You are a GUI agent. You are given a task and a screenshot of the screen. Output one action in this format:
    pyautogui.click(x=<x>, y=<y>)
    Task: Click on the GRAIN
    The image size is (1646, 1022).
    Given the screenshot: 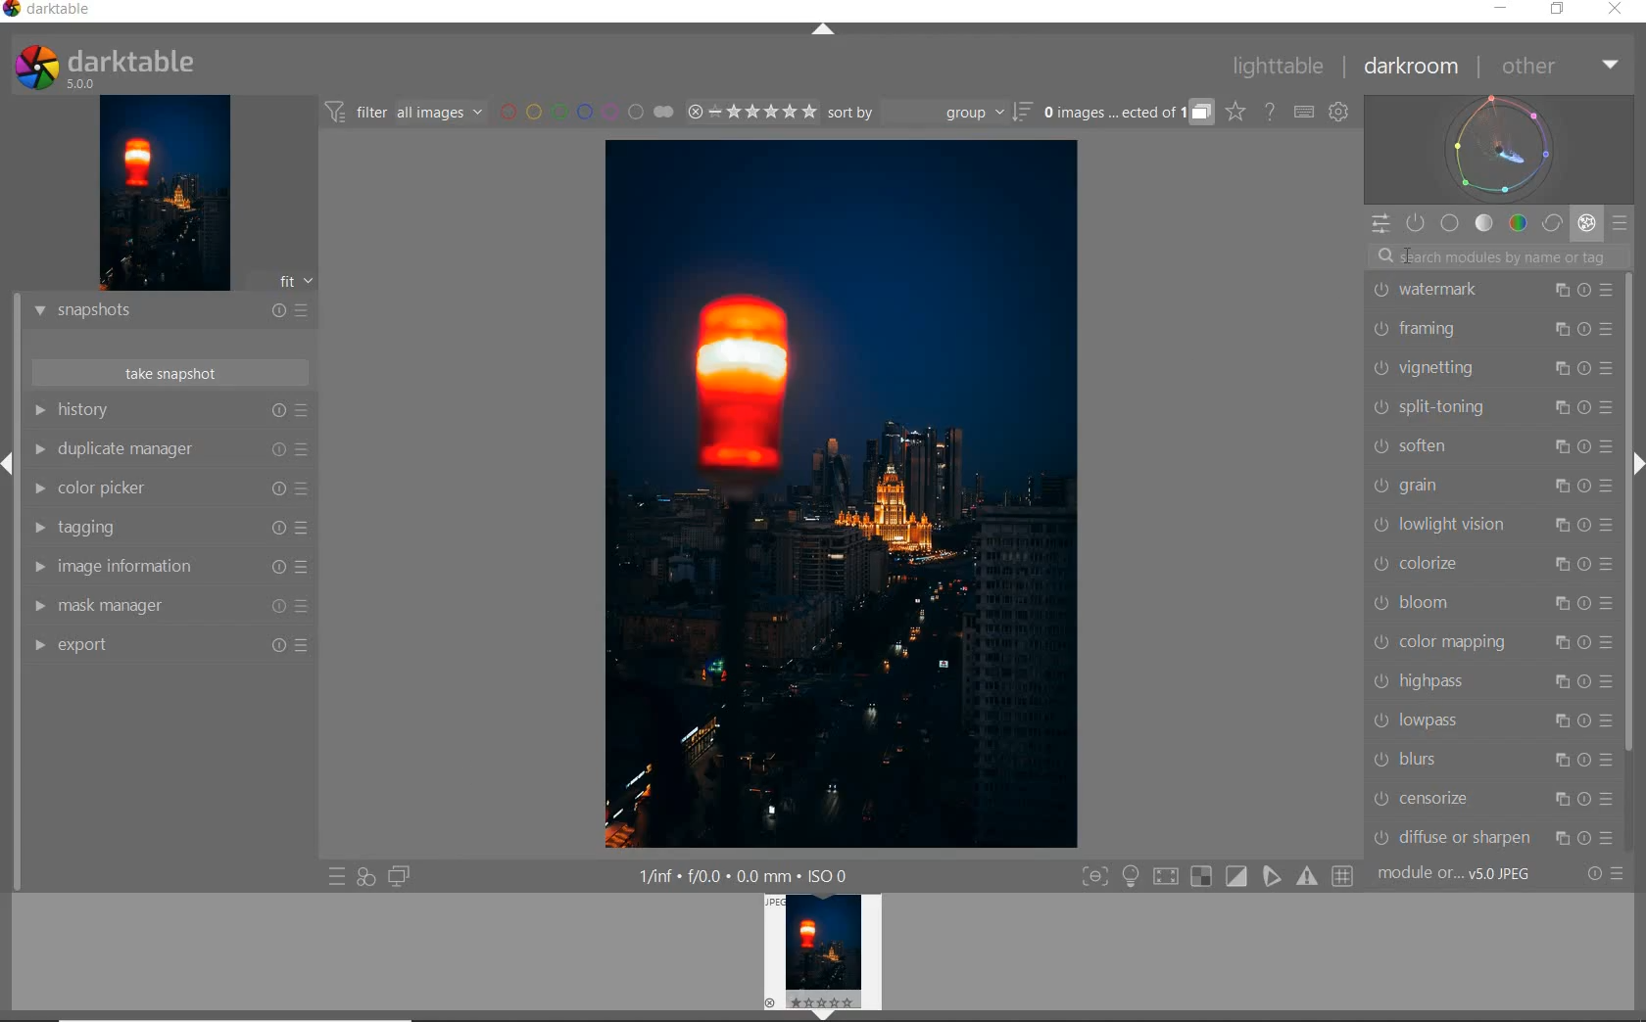 What is the action you would take?
    pyautogui.click(x=1435, y=484)
    